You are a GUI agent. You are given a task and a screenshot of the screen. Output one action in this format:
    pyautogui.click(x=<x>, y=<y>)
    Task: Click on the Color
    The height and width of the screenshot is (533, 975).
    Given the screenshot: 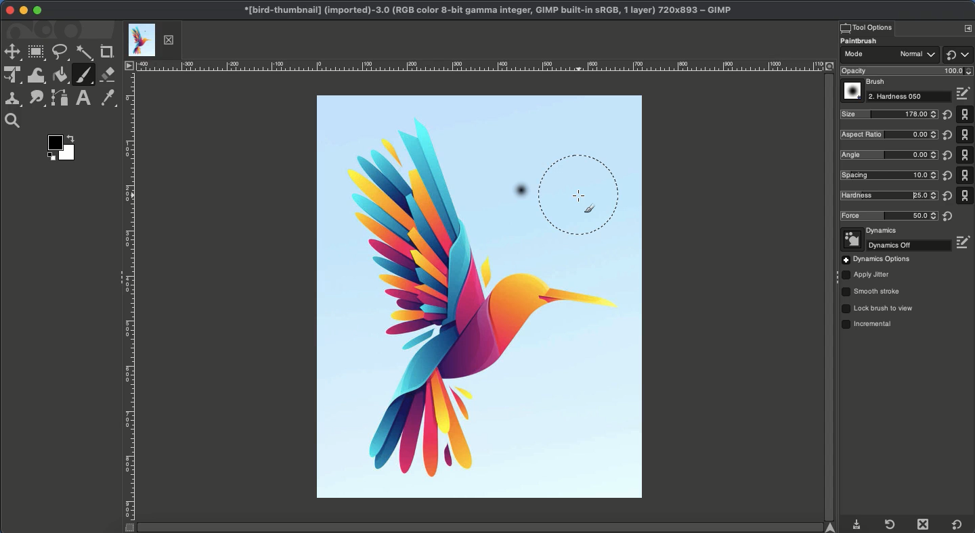 What is the action you would take?
    pyautogui.click(x=64, y=147)
    